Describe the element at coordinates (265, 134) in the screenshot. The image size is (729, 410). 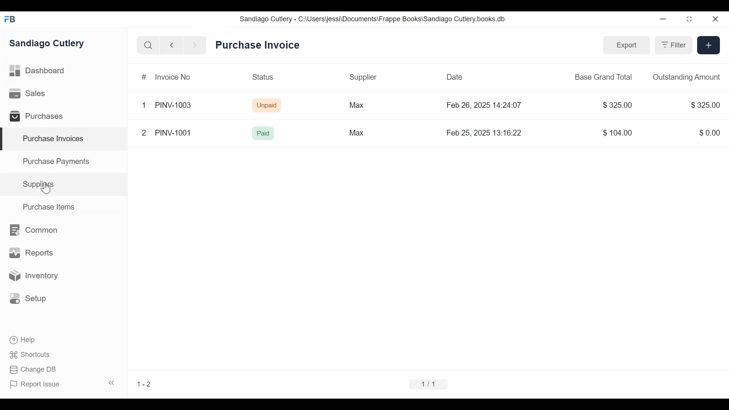
I see `Paid` at that location.